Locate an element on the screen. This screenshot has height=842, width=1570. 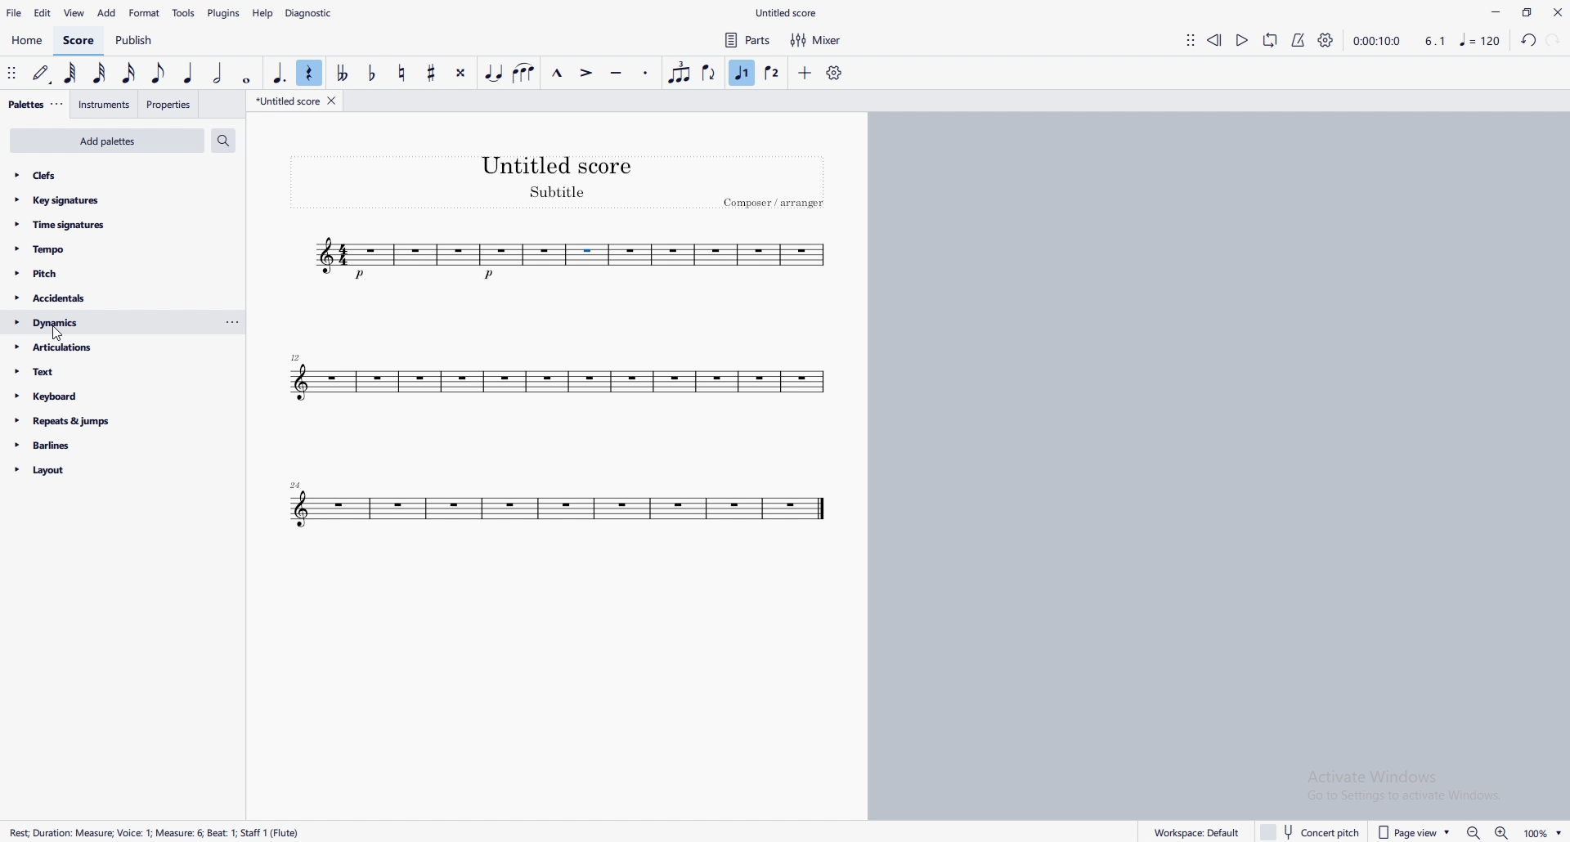
diagnostic is located at coordinates (312, 13).